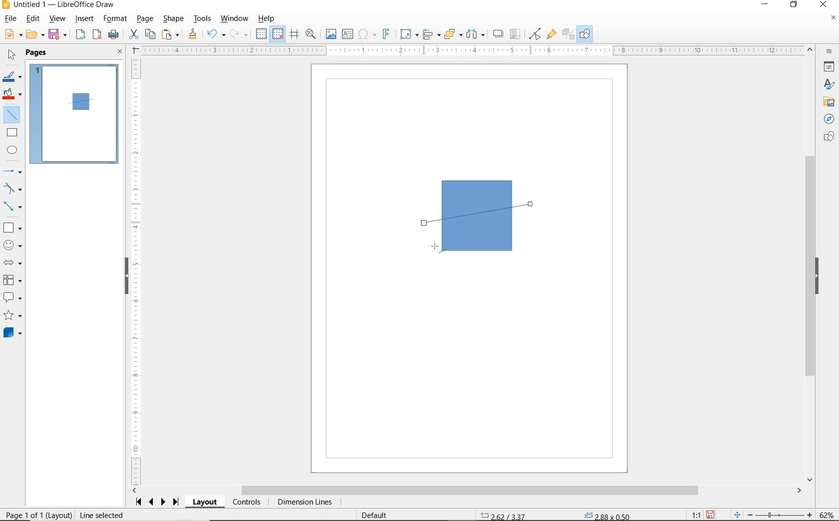  What do you see at coordinates (85, 19) in the screenshot?
I see `INSERT` at bounding box center [85, 19].